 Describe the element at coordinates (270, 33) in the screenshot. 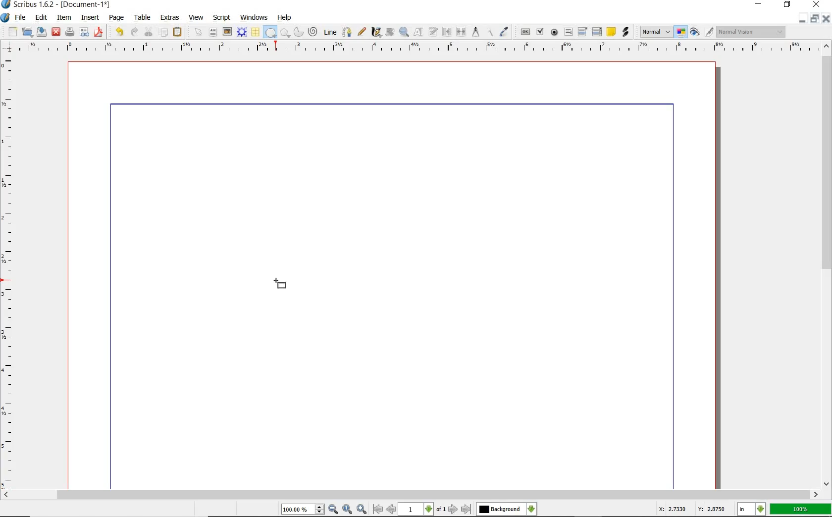

I see `SHAPE` at that location.